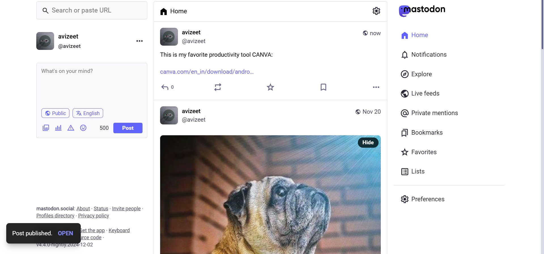  Describe the element at coordinates (369, 142) in the screenshot. I see `Hide` at that location.